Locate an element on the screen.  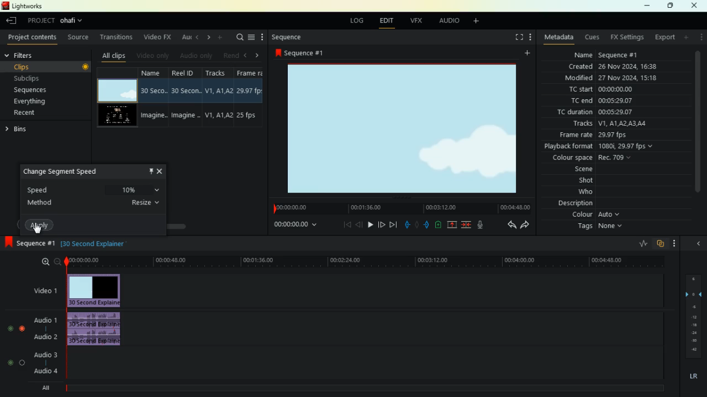
audio is located at coordinates (101, 329).